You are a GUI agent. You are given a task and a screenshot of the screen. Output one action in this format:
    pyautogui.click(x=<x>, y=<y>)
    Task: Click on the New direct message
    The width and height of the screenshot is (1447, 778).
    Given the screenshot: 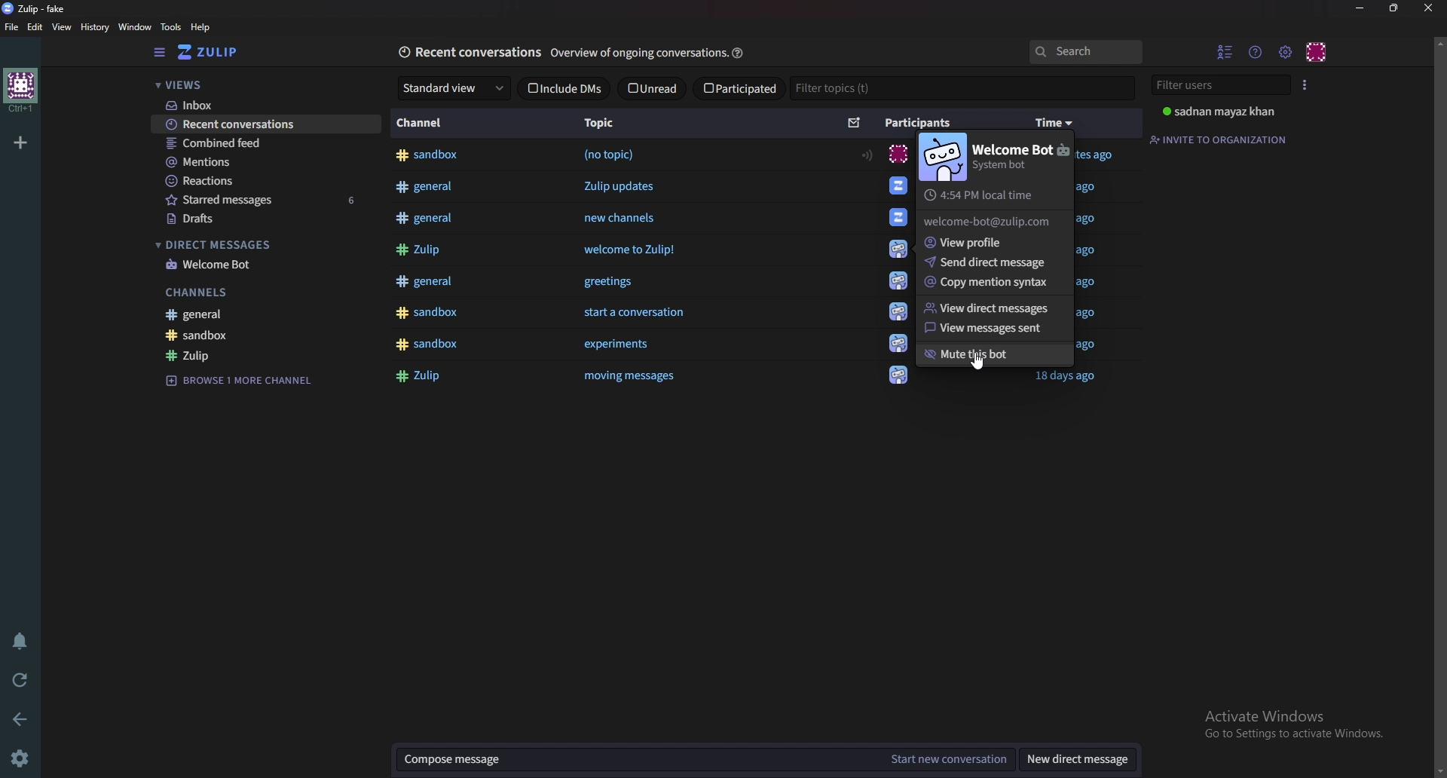 What is the action you would take?
    pyautogui.click(x=1077, y=756)
    